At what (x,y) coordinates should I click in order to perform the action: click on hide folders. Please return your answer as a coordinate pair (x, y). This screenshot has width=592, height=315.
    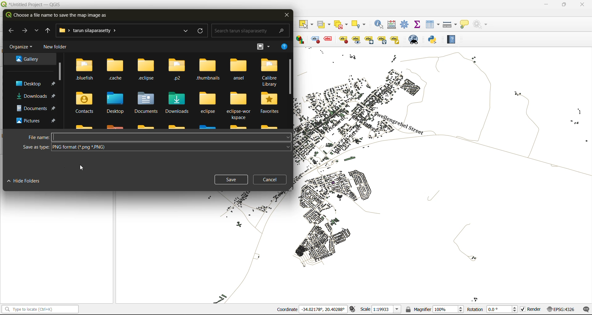
    Looking at the image, I should click on (28, 182).